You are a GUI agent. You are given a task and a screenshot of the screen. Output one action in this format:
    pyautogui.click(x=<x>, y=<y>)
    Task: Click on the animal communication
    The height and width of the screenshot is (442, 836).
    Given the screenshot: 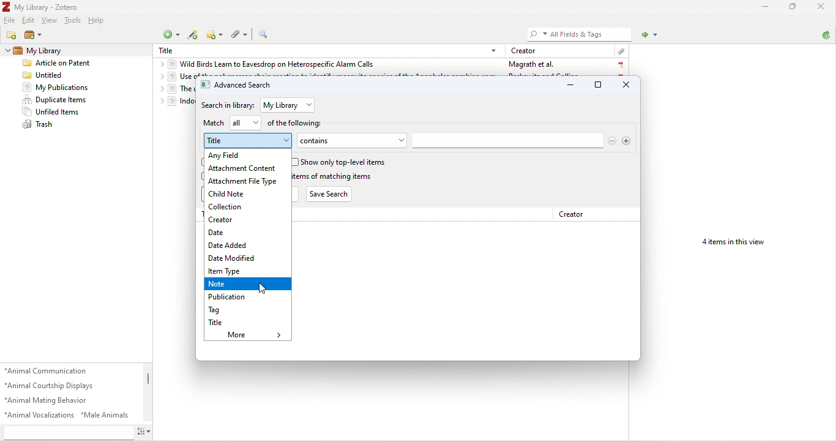 What is the action you would take?
    pyautogui.click(x=47, y=370)
    